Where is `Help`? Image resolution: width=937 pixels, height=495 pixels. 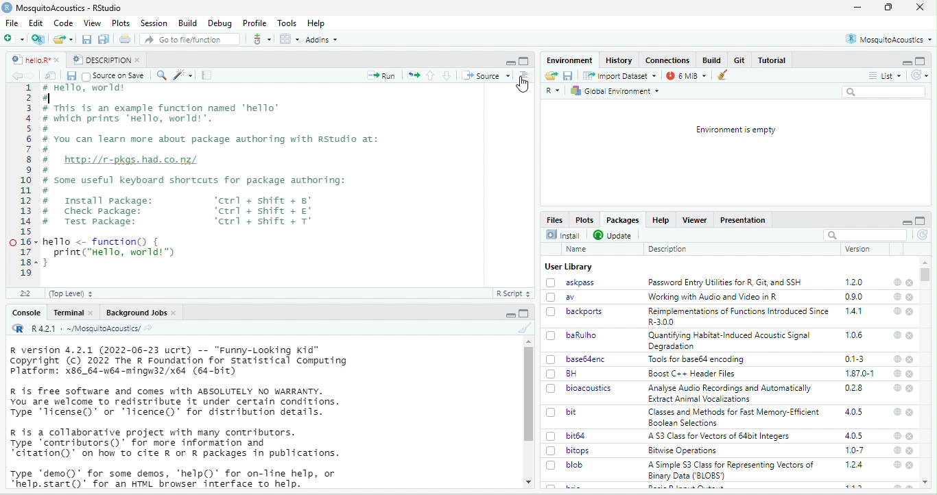 Help is located at coordinates (663, 221).